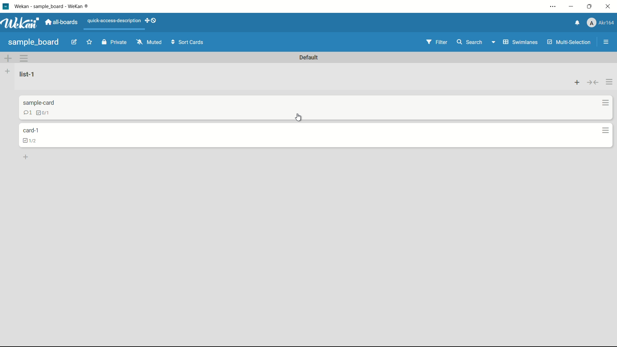  What do you see at coordinates (589, 6) in the screenshot?
I see `maximize` at bounding box center [589, 6].